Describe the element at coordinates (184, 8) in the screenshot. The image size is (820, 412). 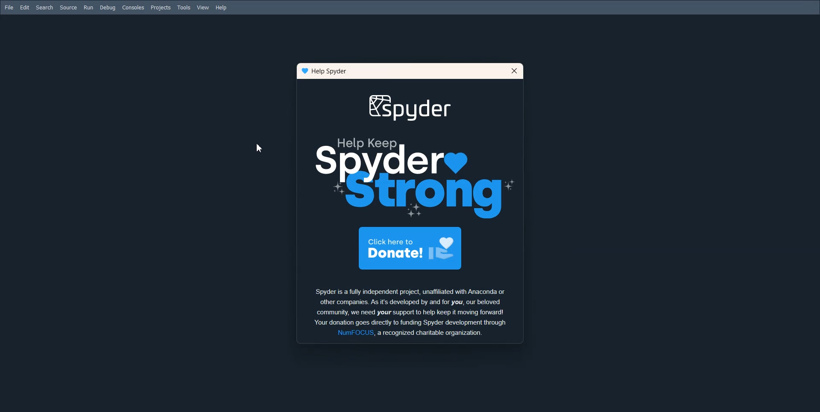
I see `Tools` at that location.